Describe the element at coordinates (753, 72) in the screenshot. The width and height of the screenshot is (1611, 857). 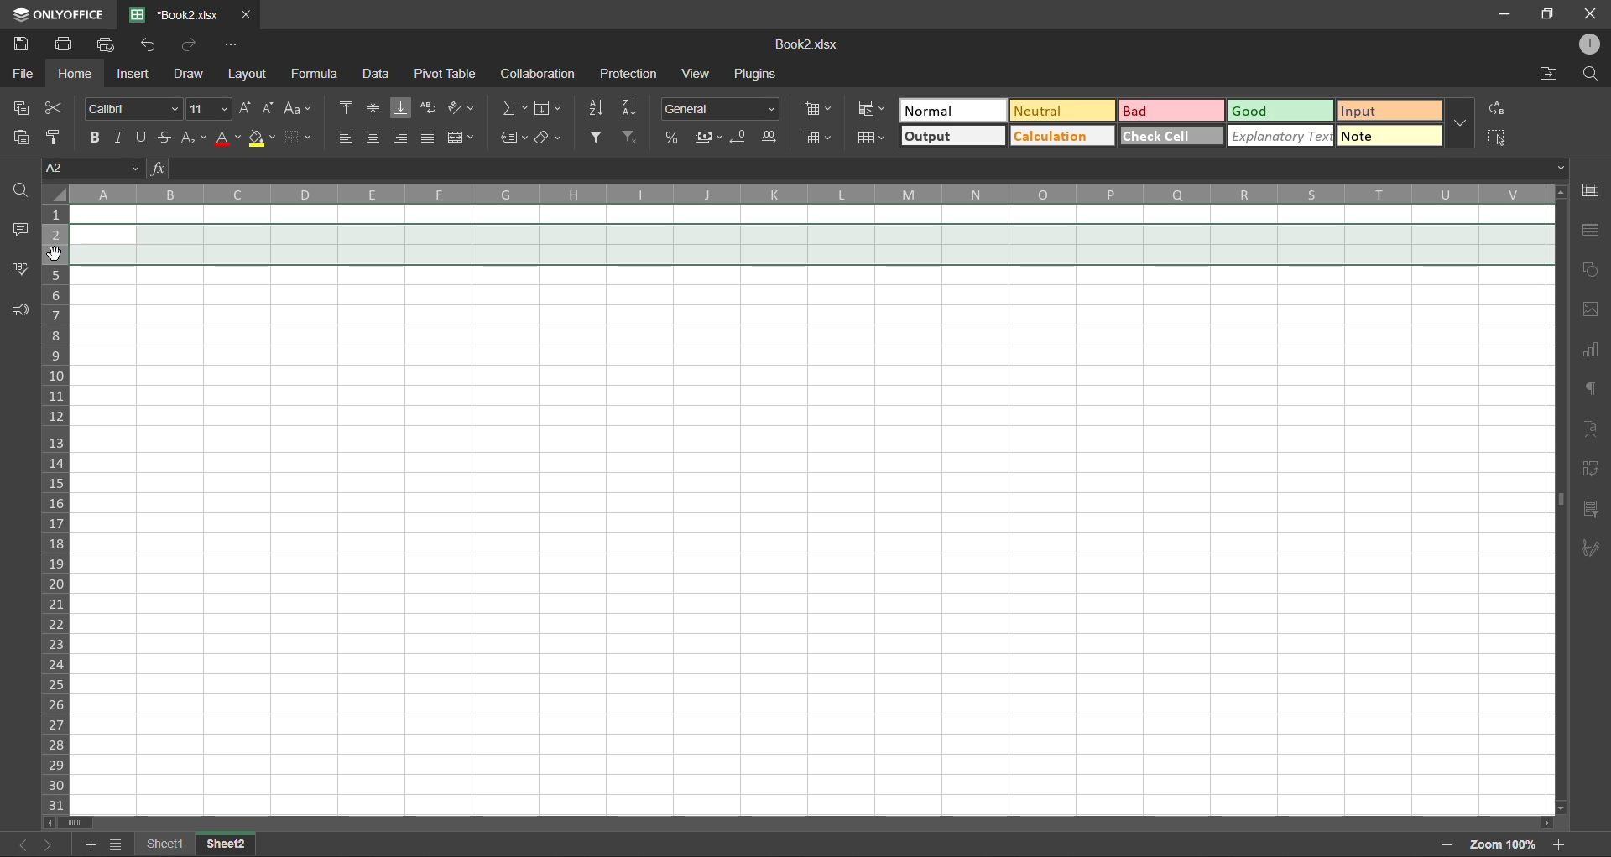
I see `plugins` at that location.